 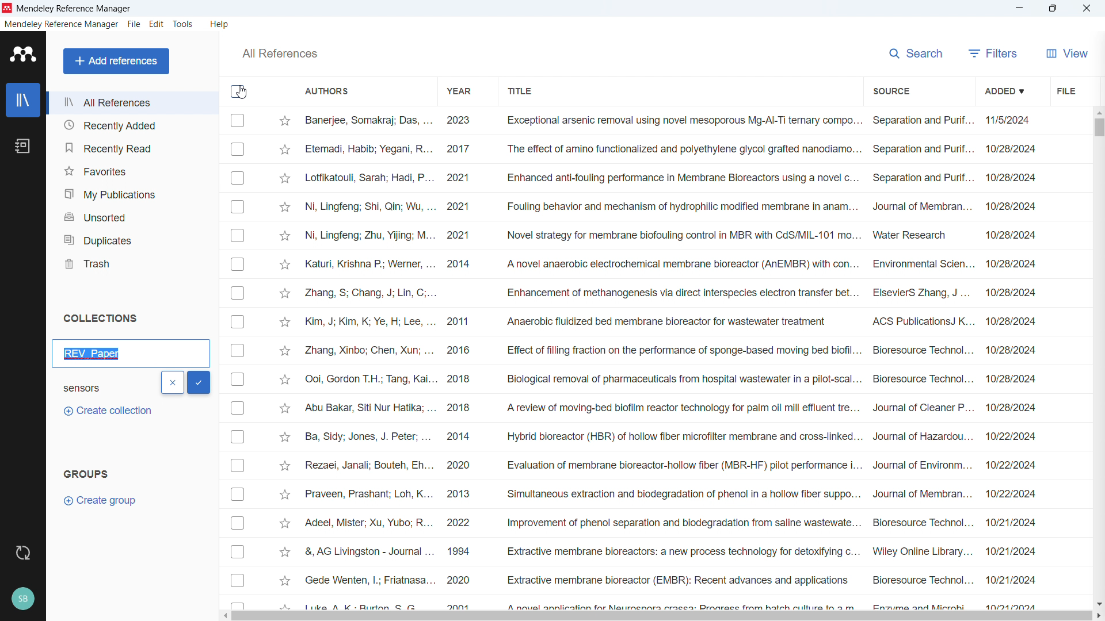 I want to click on Scroll down , so click(x=1098, y=603).